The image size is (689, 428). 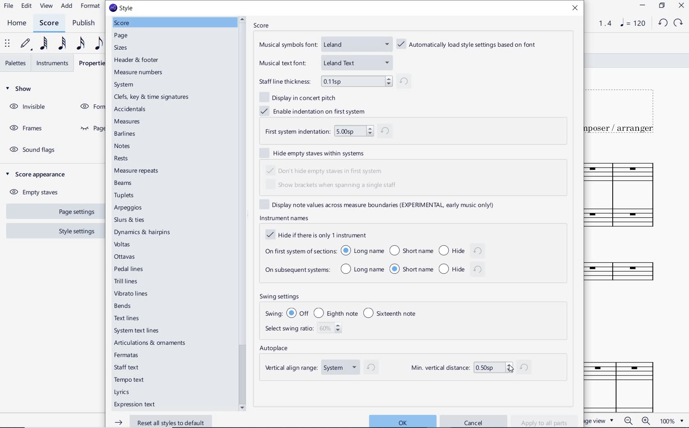 I want to click on SHOW, so click(x=20, y=89).